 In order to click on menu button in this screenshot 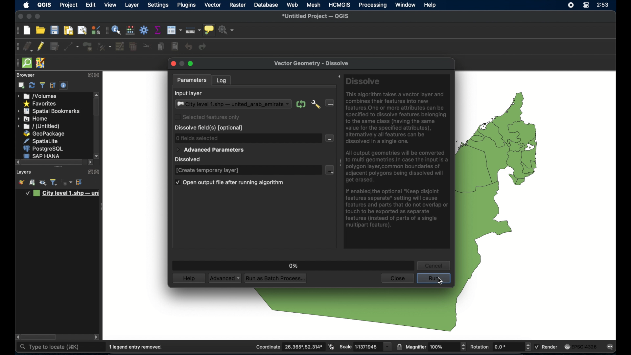, I will do `click(330, 139)`.